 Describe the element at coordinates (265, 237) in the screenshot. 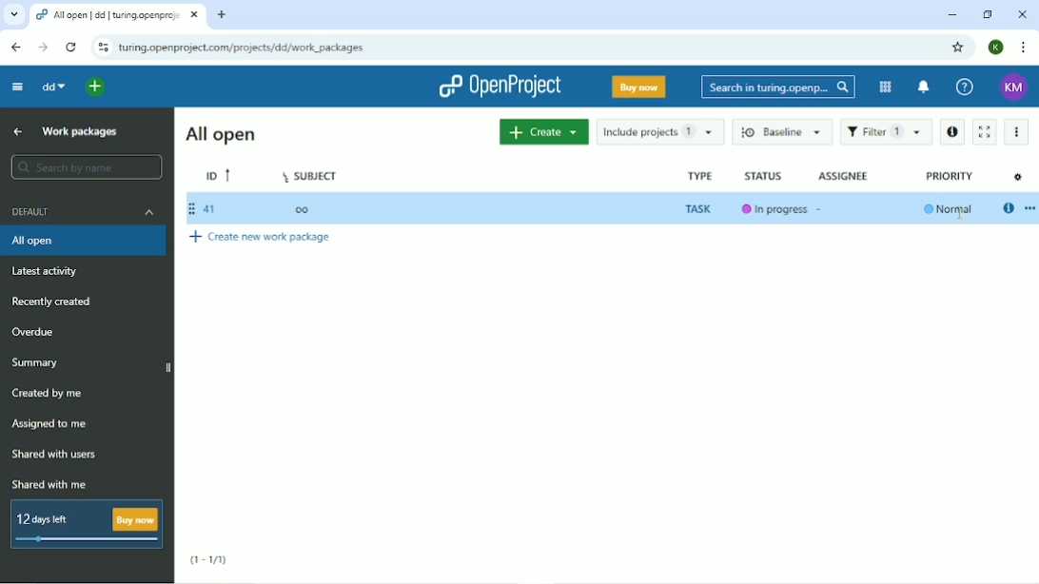

I see `Create new work package` at that location.